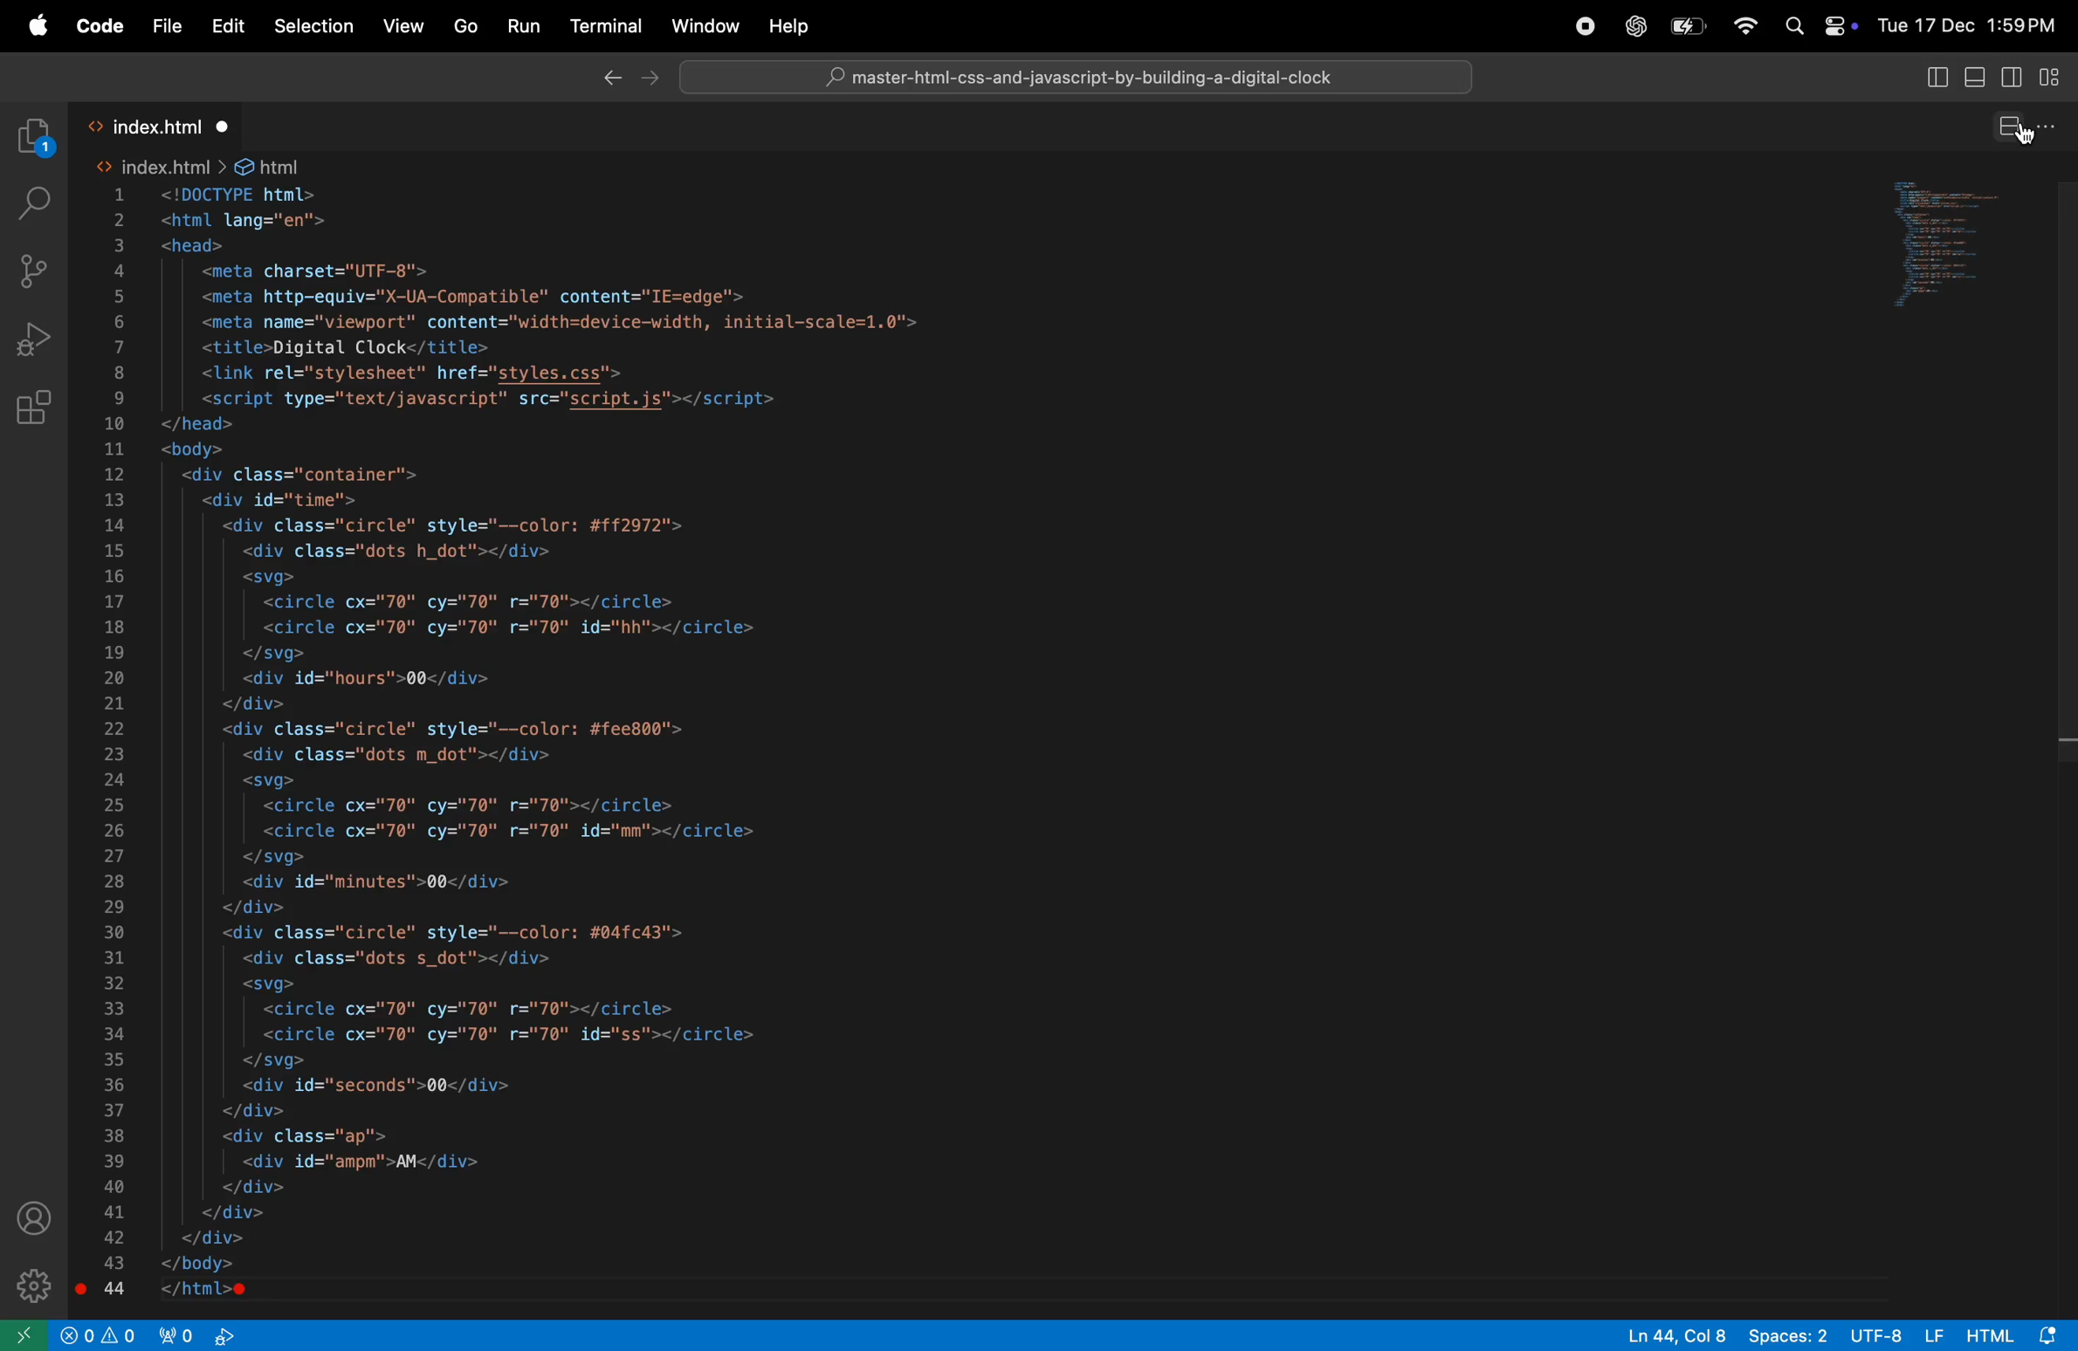 The image size is (2078, 1351). I want to click on settings, so click(34, 1281).